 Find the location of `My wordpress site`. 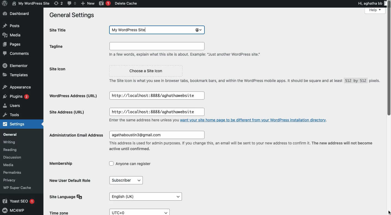

My wordpress site is located at coordinates (156, 30).